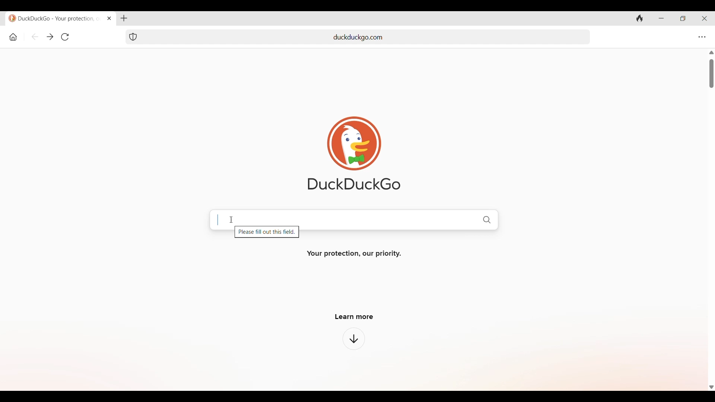  Describe the element at coordinates (124, 18) in the screenshot. I see `Add new tab` at that location.